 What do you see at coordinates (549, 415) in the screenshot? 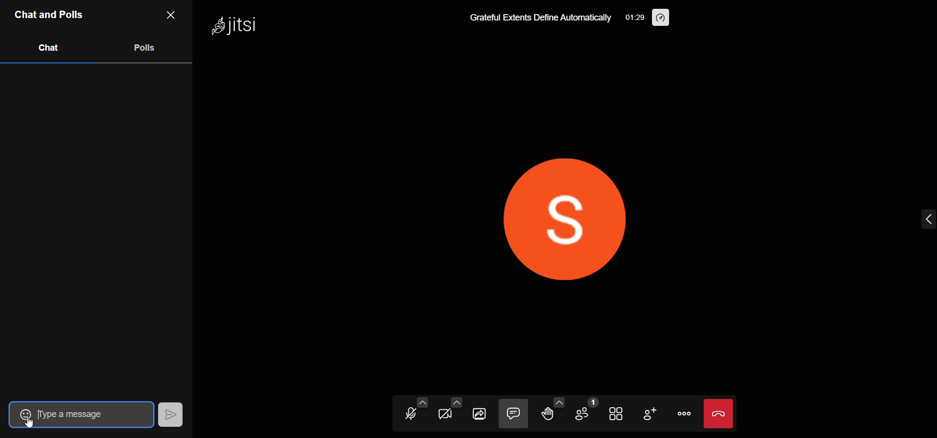
I see `raise hand` at bounding box center [549, 415].